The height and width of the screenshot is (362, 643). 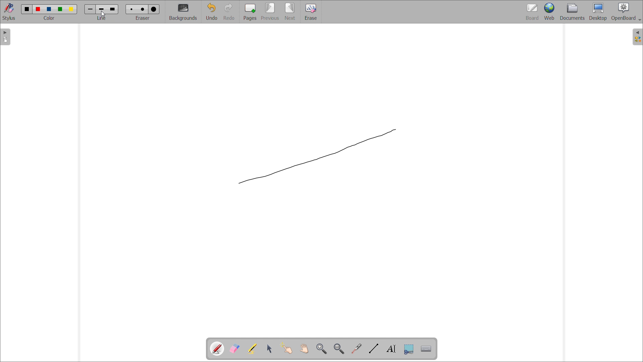 I want to click on cursor, so click(x=103, y=15).